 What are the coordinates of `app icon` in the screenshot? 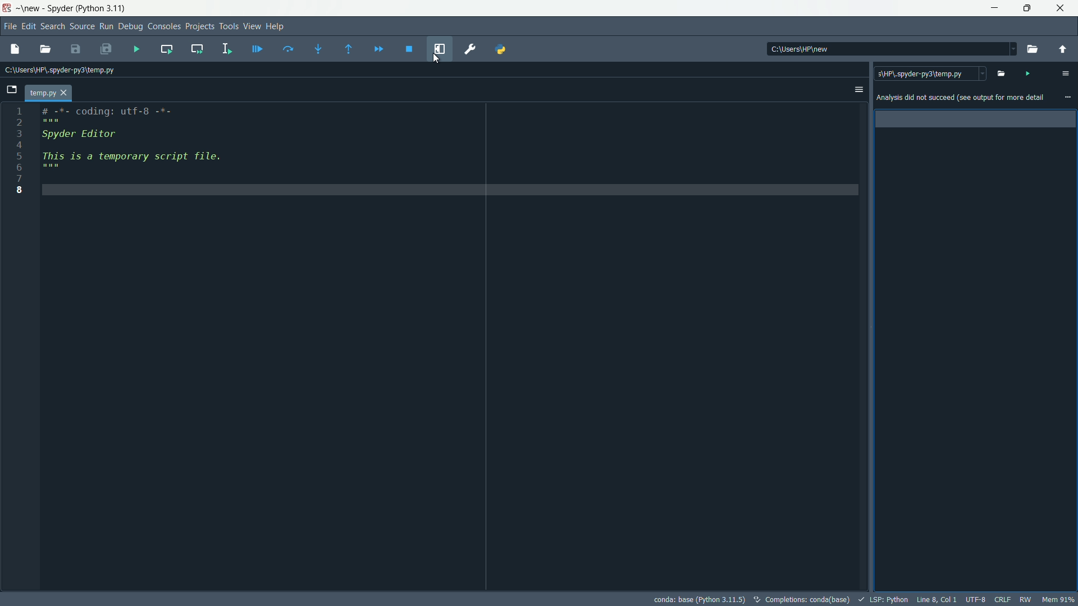 It's located at (8, 8).